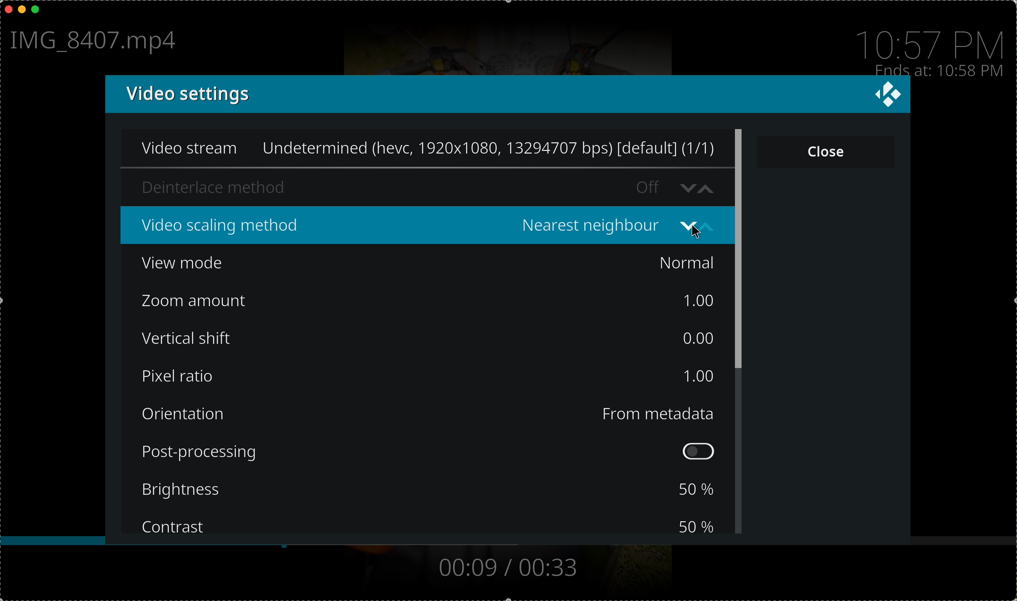  Describe the element at coordinates (477, 95) in the screenshot. I see `video settings` at that location.